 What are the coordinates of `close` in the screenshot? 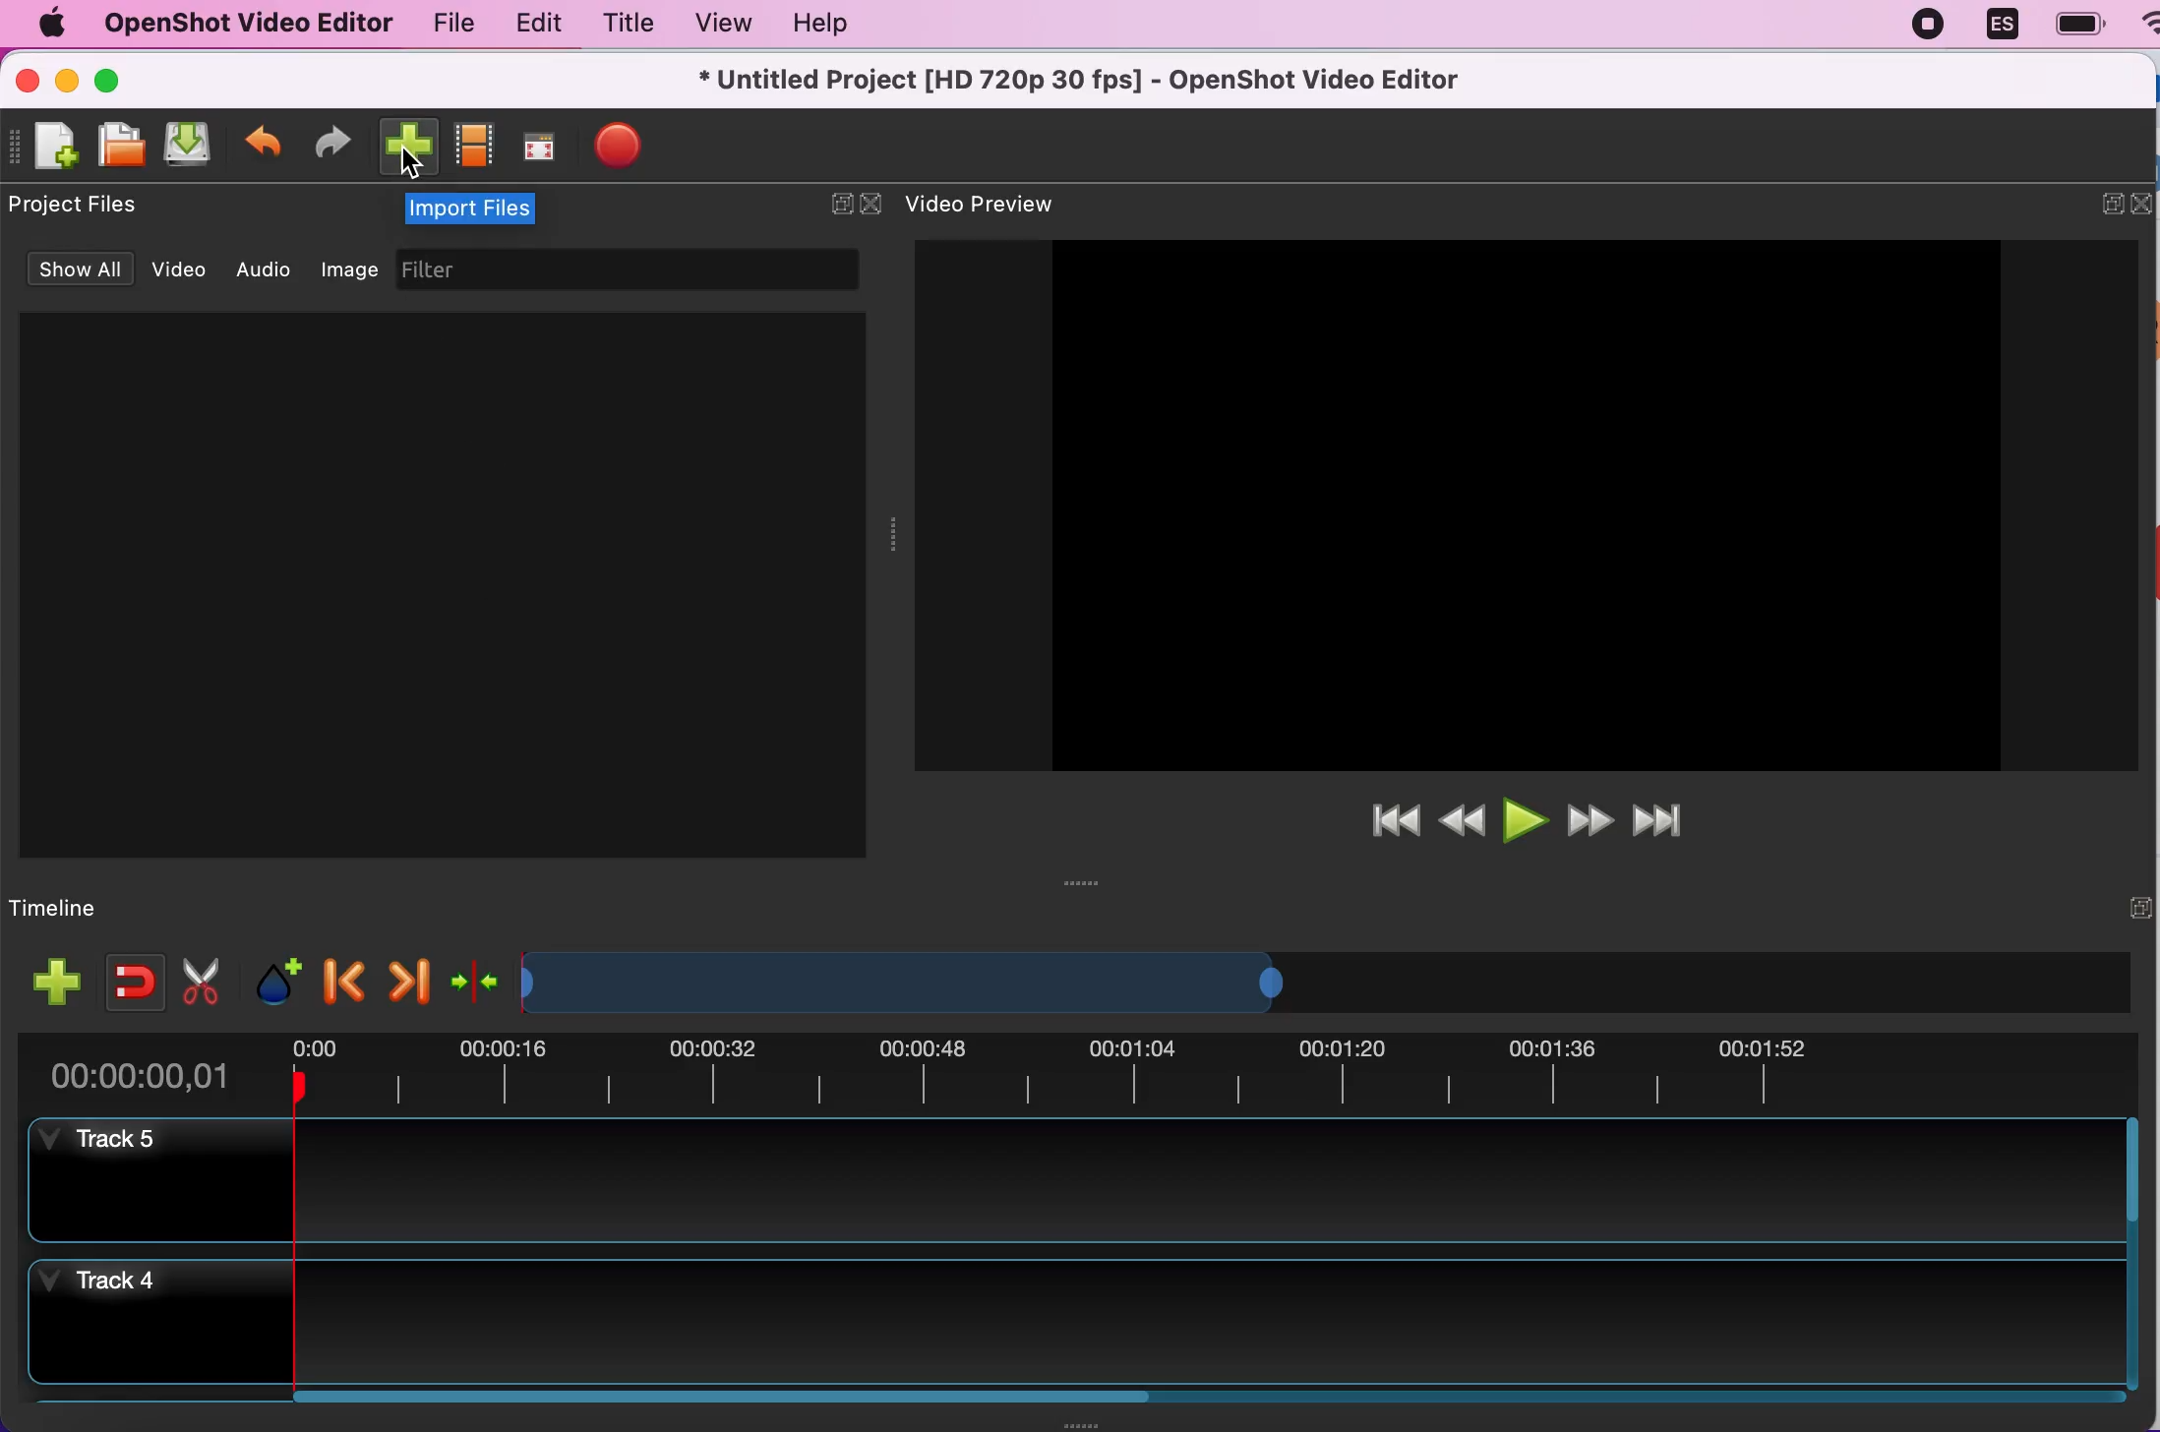 It's located at (870, 201).